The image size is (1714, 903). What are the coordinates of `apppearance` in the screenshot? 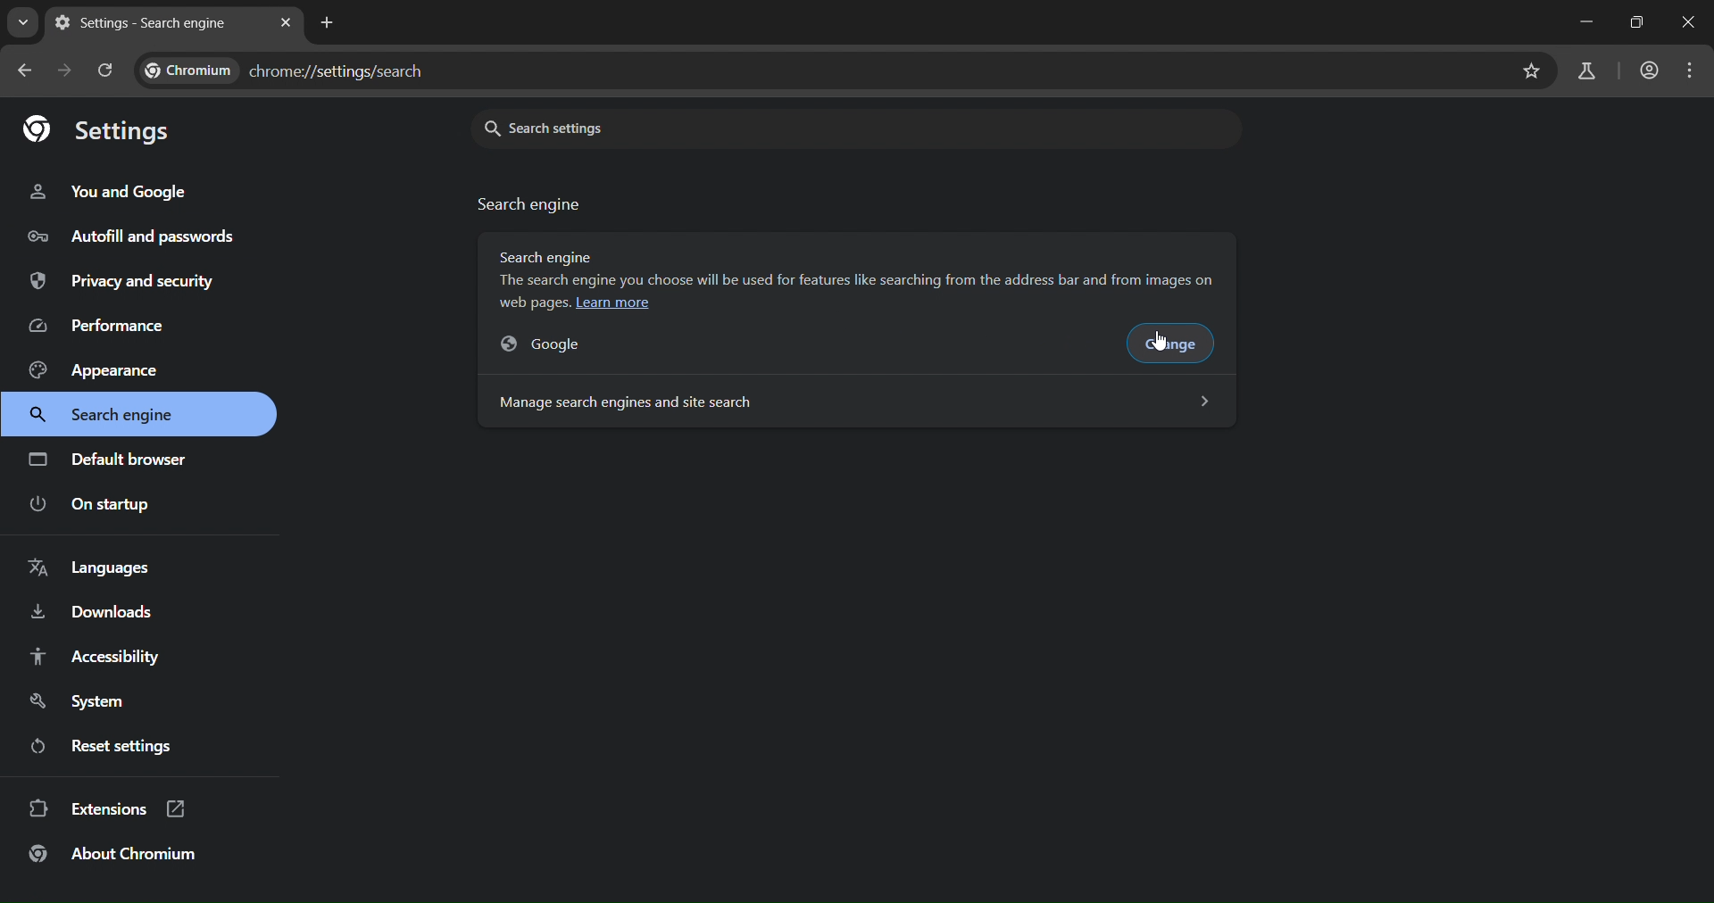 It's located at (106, 369).